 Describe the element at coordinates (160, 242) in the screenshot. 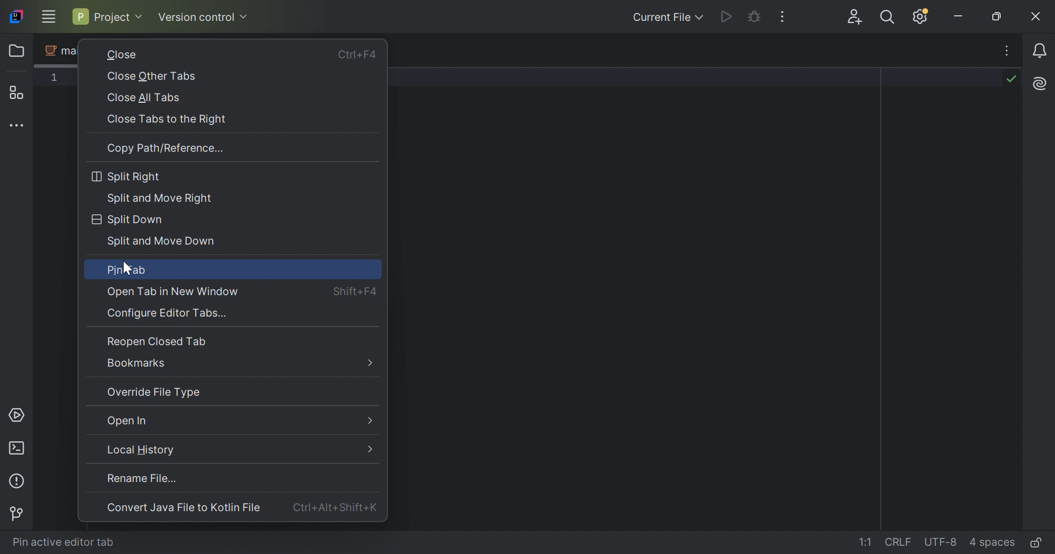

I see `Split and move down` at that location.